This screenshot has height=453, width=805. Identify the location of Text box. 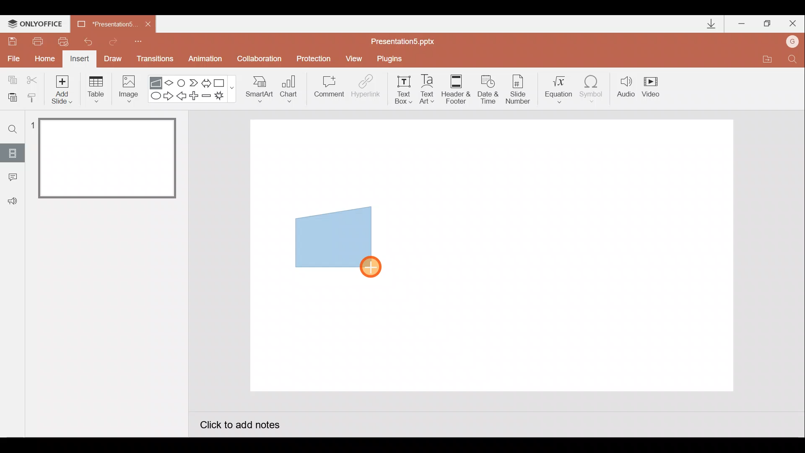
(401, 89).